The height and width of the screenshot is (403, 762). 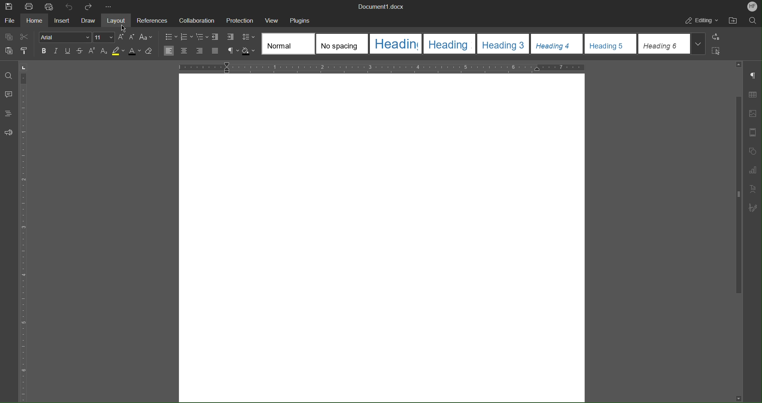 What do you see at coordinates (396, 44) in the screenshot?
I see `Heading 1` at bounding box center [396, 44].